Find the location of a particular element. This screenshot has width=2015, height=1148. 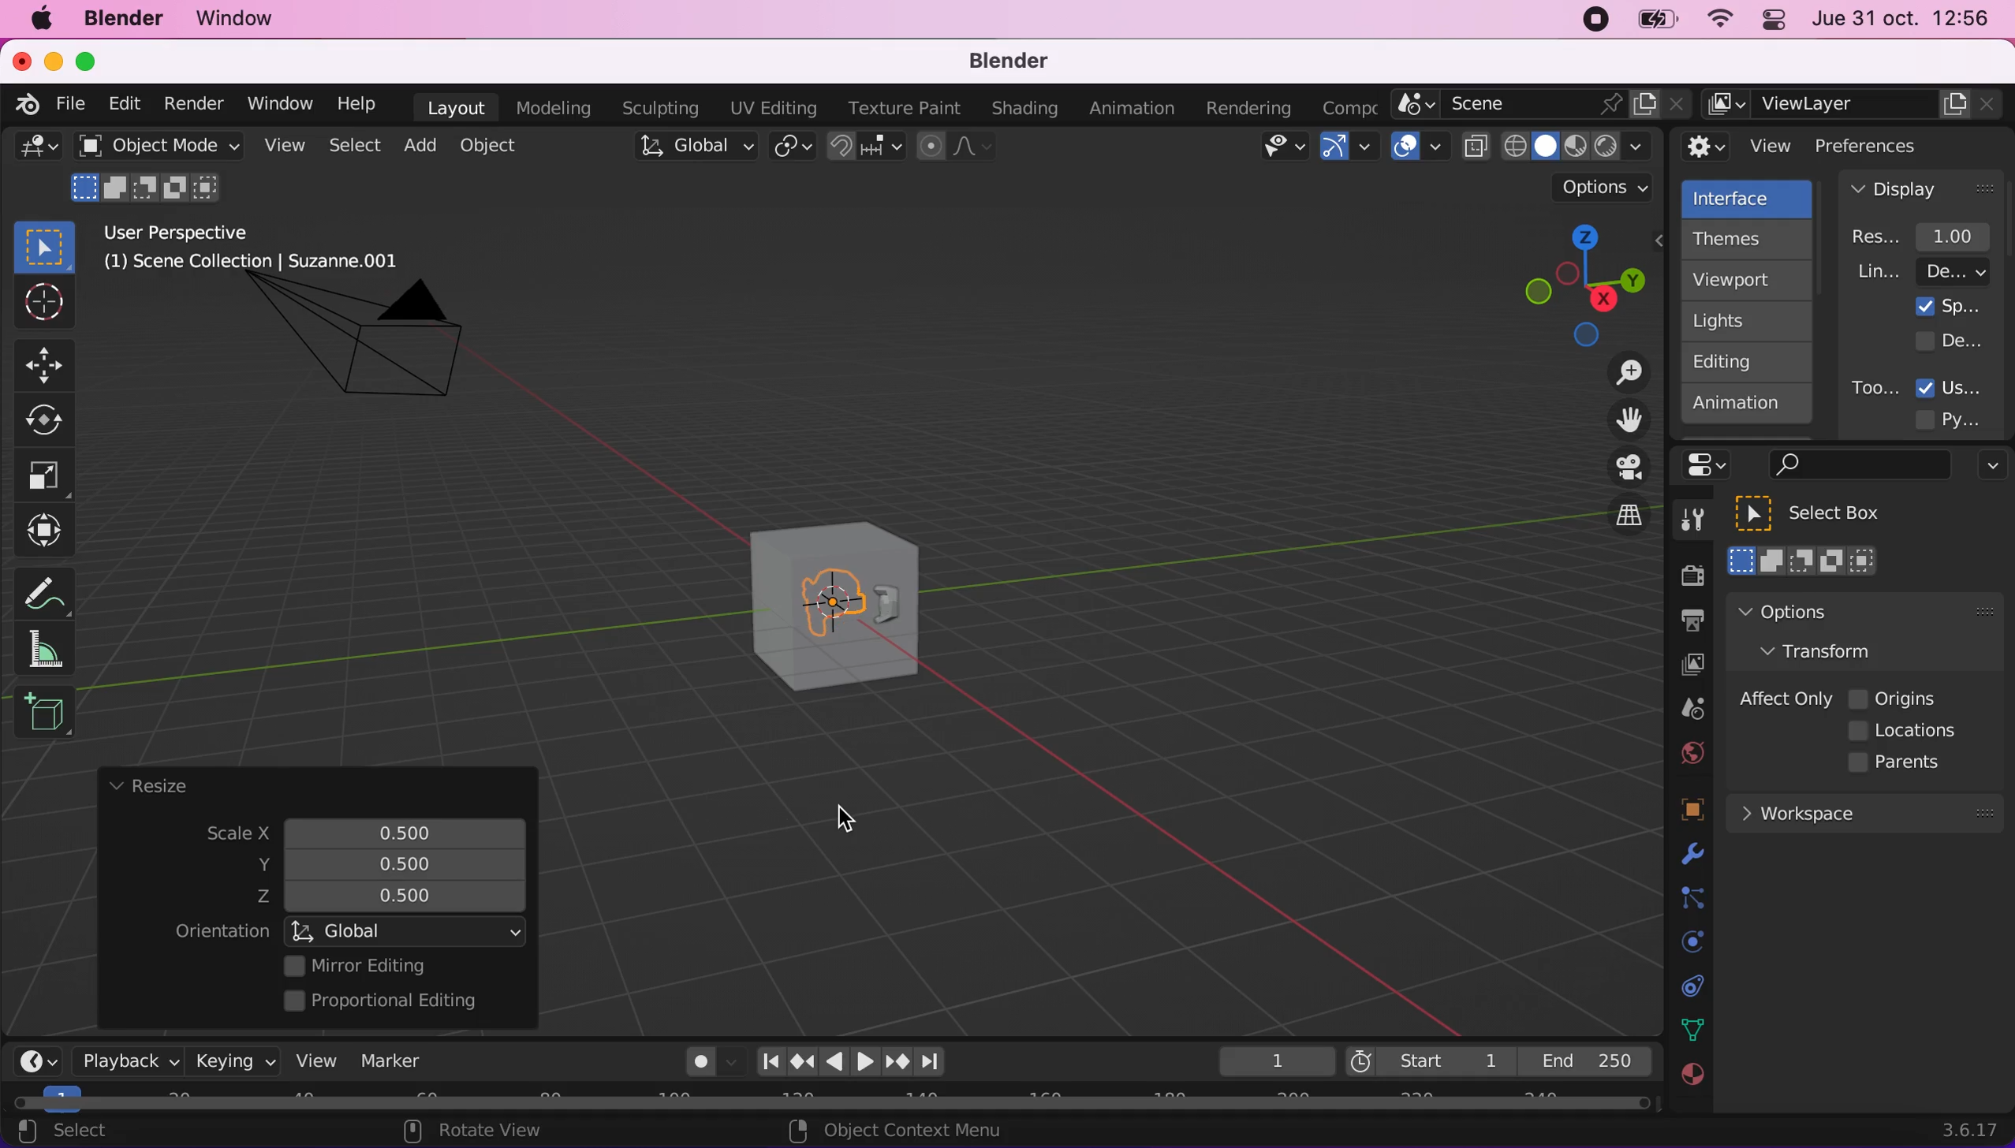

display panel is located at coordinates (1922, 188).